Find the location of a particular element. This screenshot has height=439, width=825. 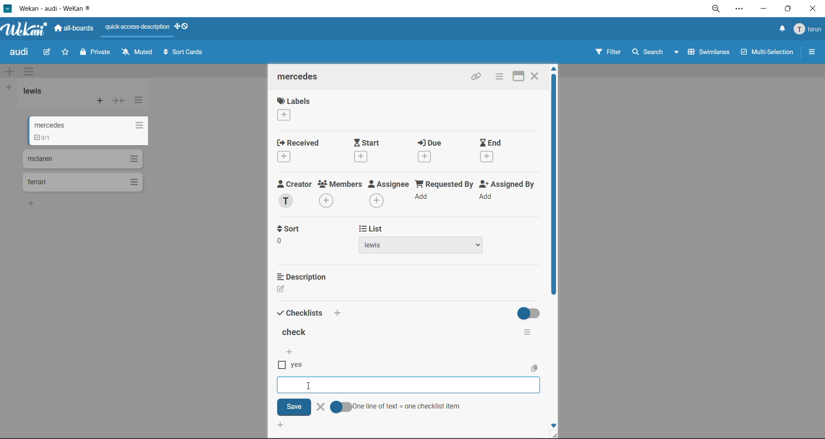

copy is located at coordinates (536, 368).